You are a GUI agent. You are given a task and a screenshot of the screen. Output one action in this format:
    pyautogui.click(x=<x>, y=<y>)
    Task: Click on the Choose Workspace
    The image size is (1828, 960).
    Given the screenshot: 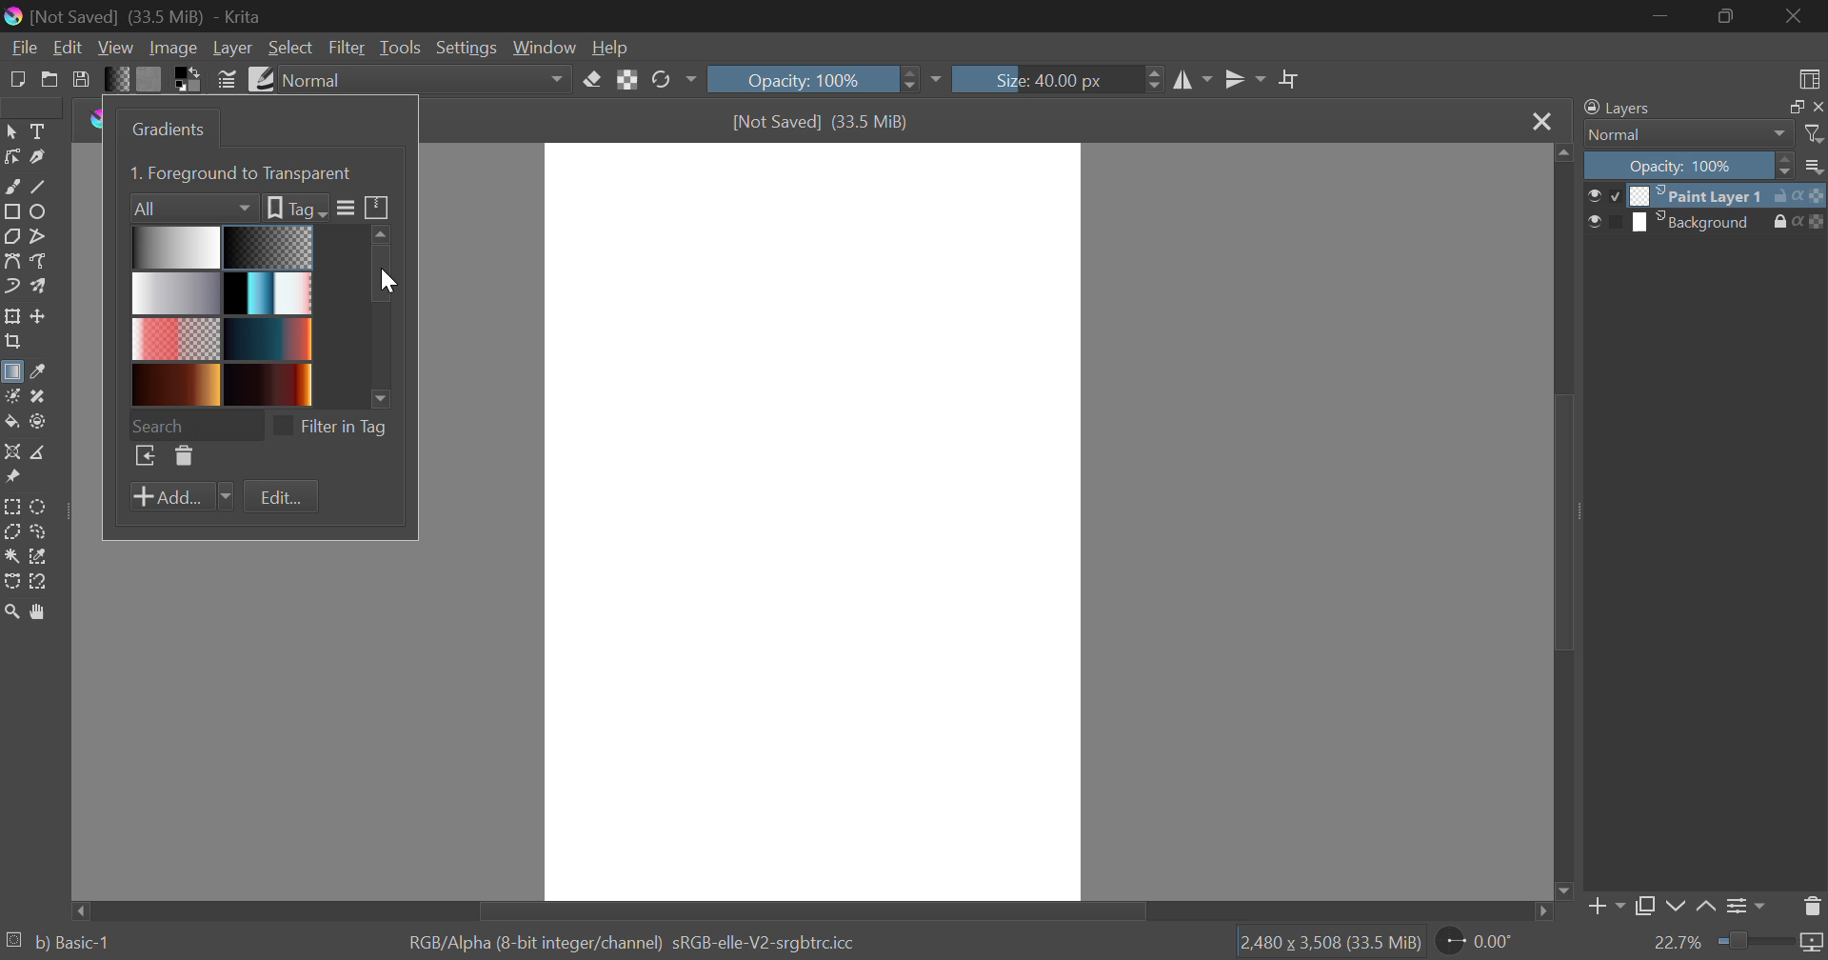 What is the action you would take?
    pyautogui.click(x=1806, y=75)
    